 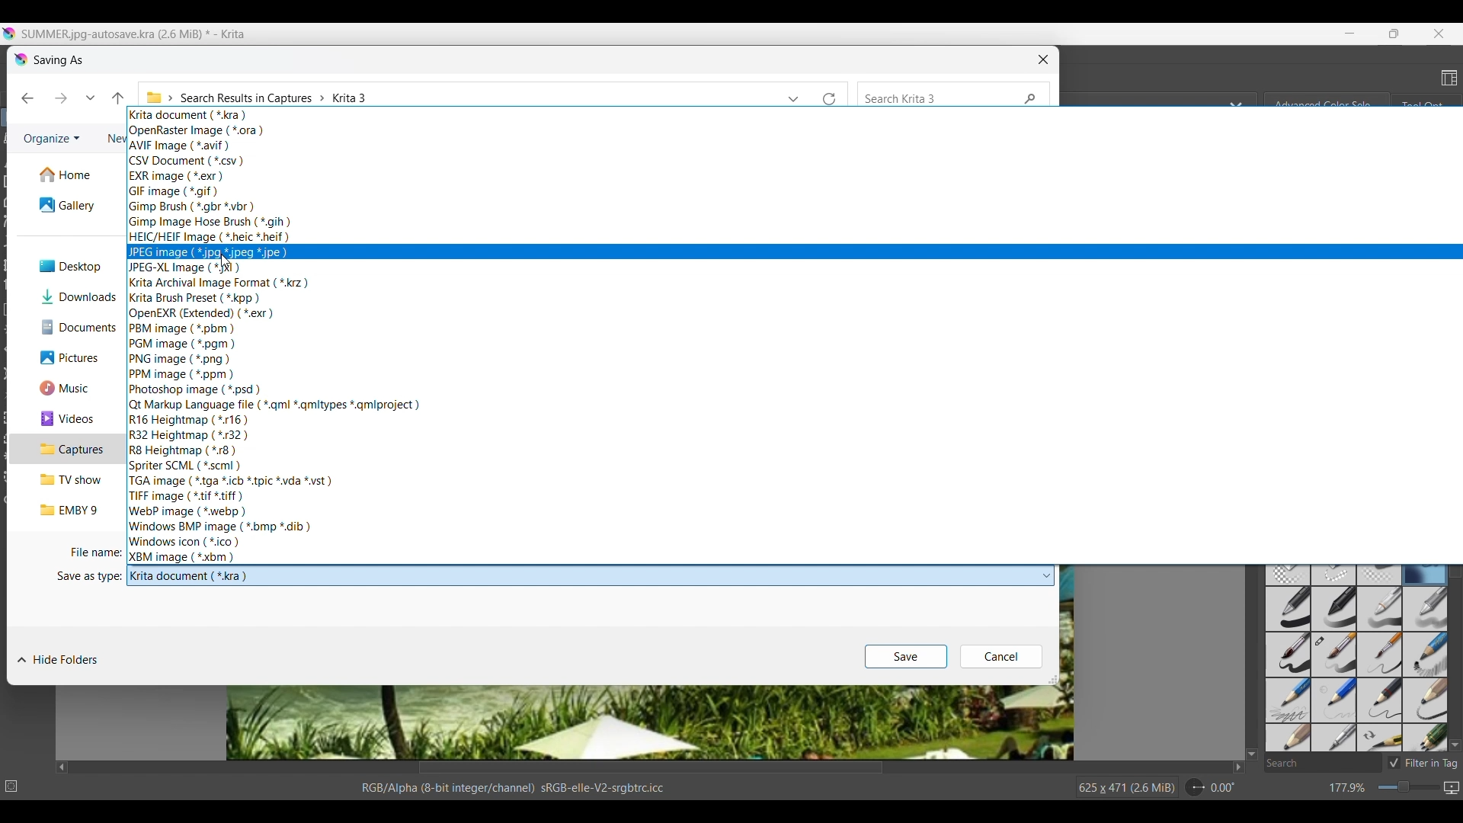 What do you see at coordinates (66, 267) in the screenshot?
I see `Desktop folder` at bounding box center [66, 267].